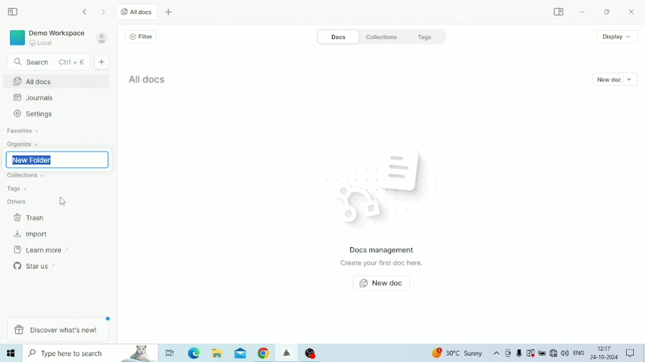 This screenshot has height=362, width=645. Describe the element at coordinates (578, 352) in the screenshot. I see `Language` at that location.